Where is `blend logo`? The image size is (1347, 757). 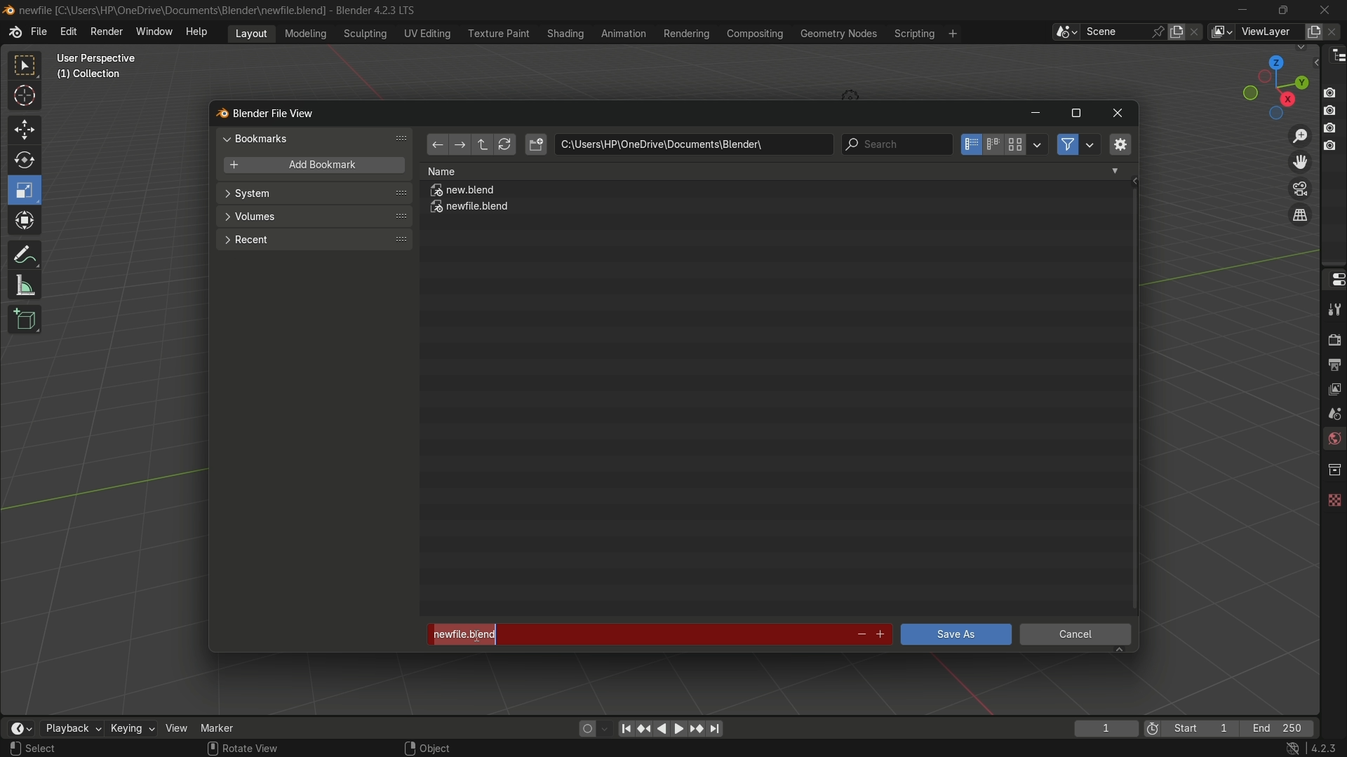 blend logo is located at coordinates (217, 114).